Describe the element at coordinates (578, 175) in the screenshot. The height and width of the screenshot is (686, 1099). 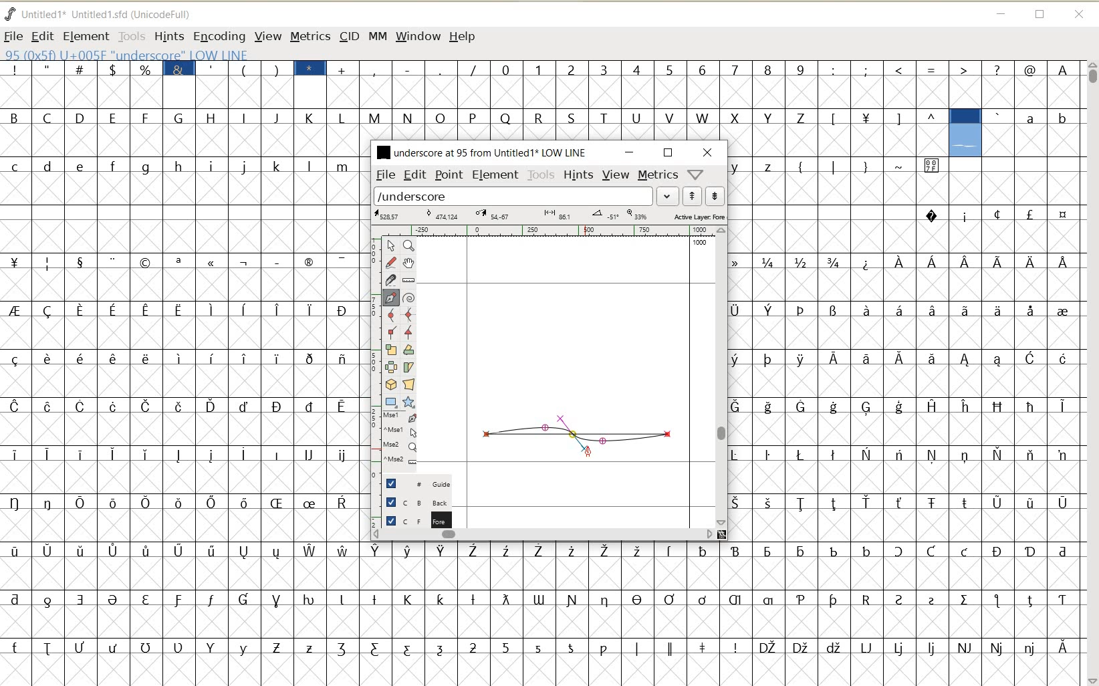
I see `HINTS` at that location.